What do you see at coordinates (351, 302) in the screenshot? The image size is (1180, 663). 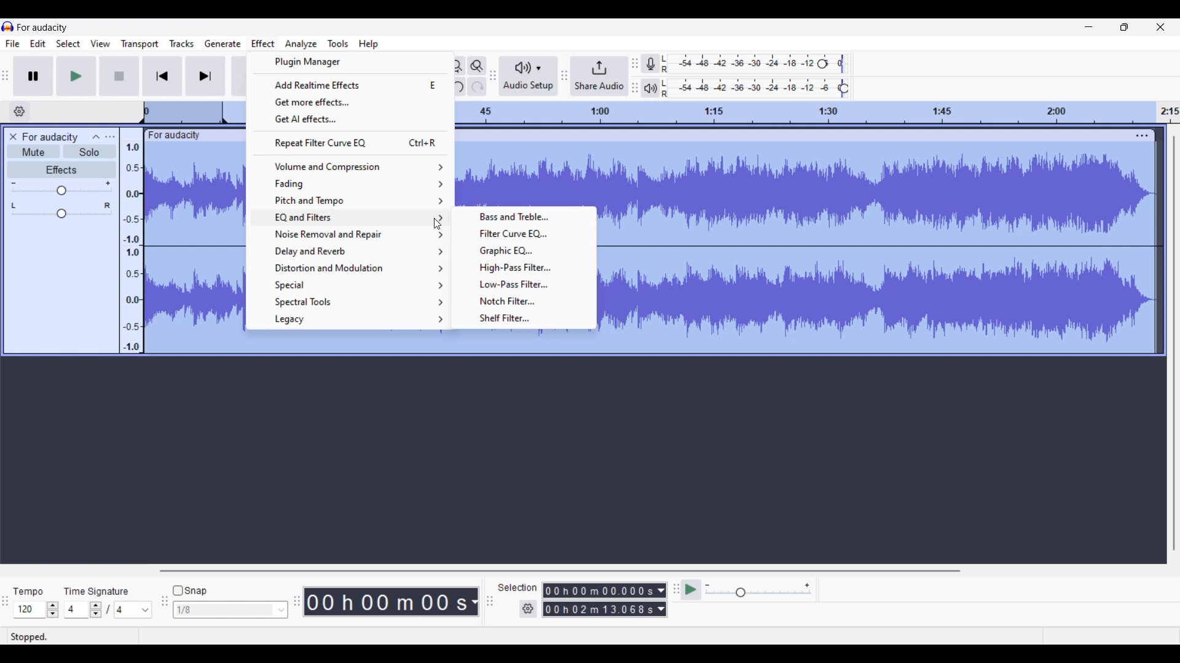 I see `Spectral tool options` at bounding box center [351, 302].